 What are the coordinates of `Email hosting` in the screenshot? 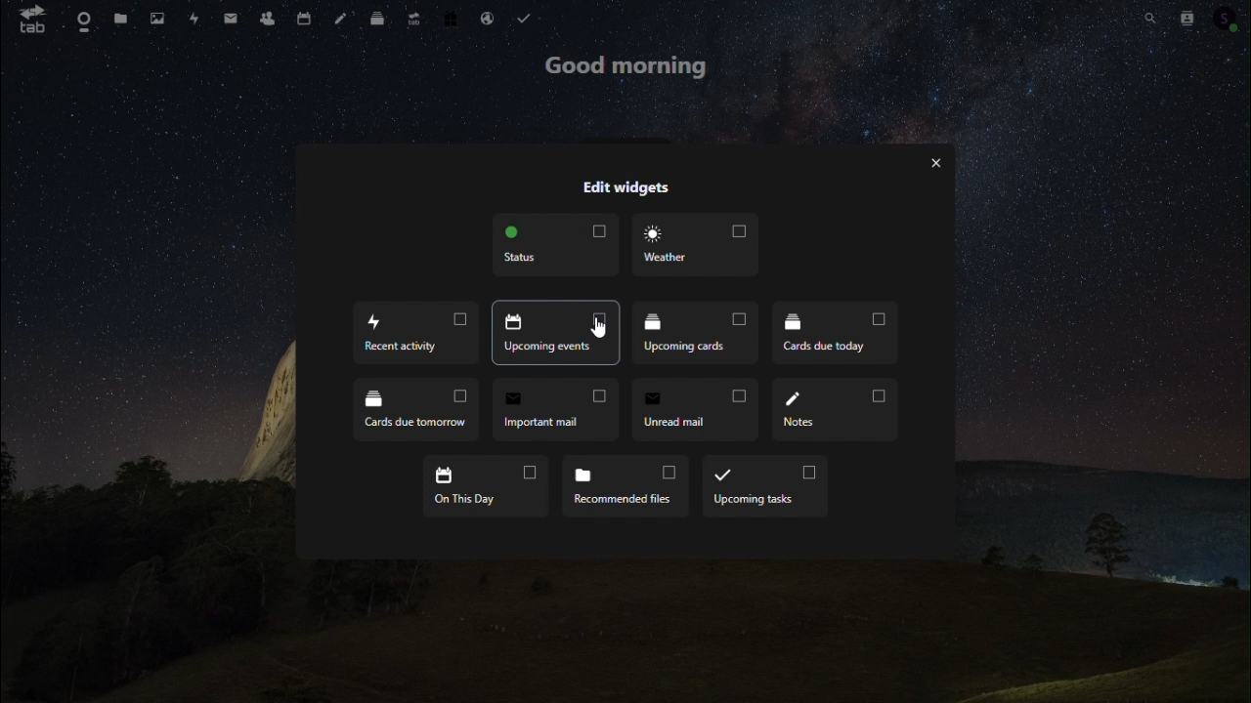 It's located at (488, 18).